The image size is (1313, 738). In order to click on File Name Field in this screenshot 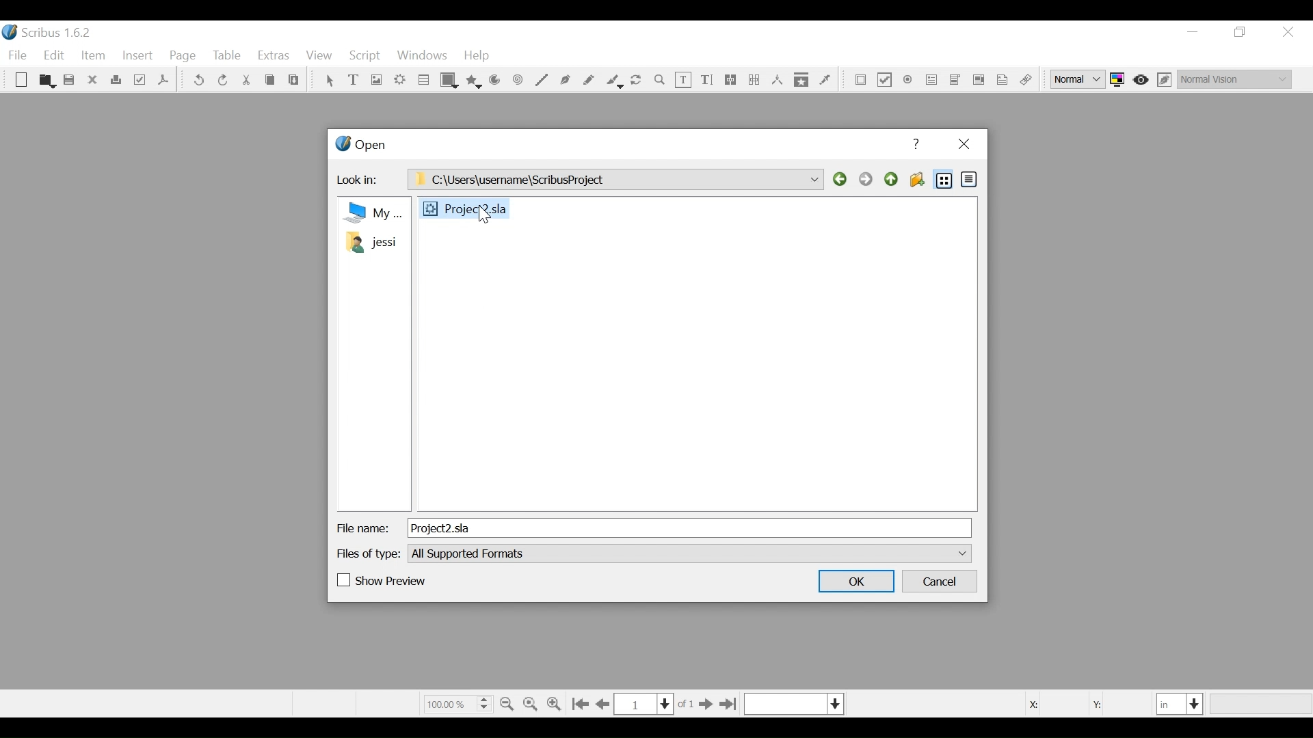, I will do `click(691, 528)`.